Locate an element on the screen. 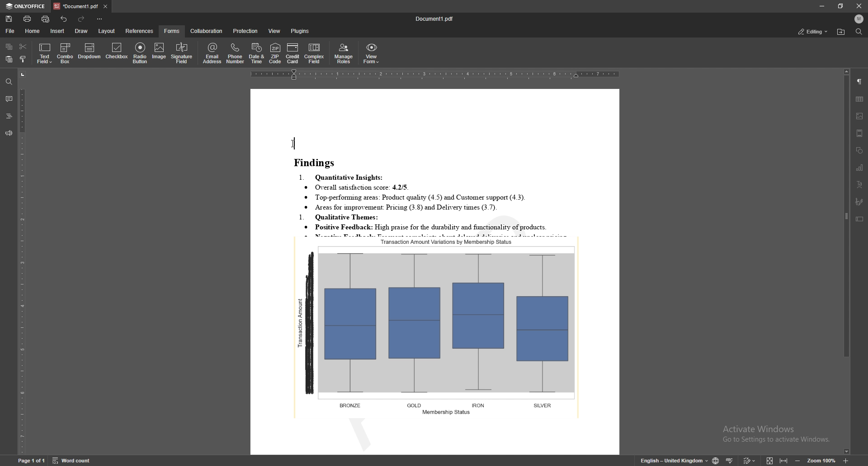 The image size is (868, 466). ® Top-performung areas: Product quality (4.5) and Customer support (4.3). is located at coordinates (419, 198).